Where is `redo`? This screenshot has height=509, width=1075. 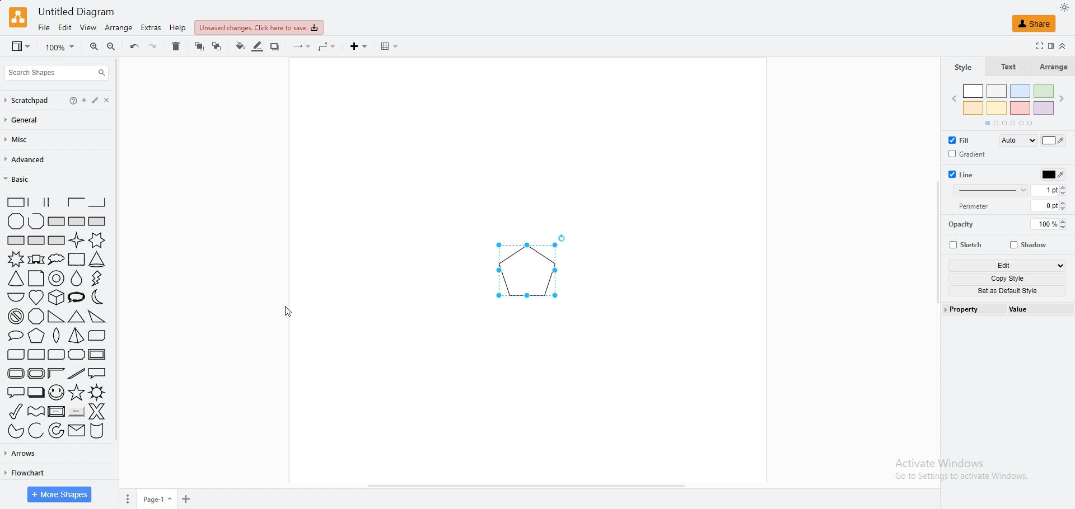
redo is located at coordinates (153, 46).